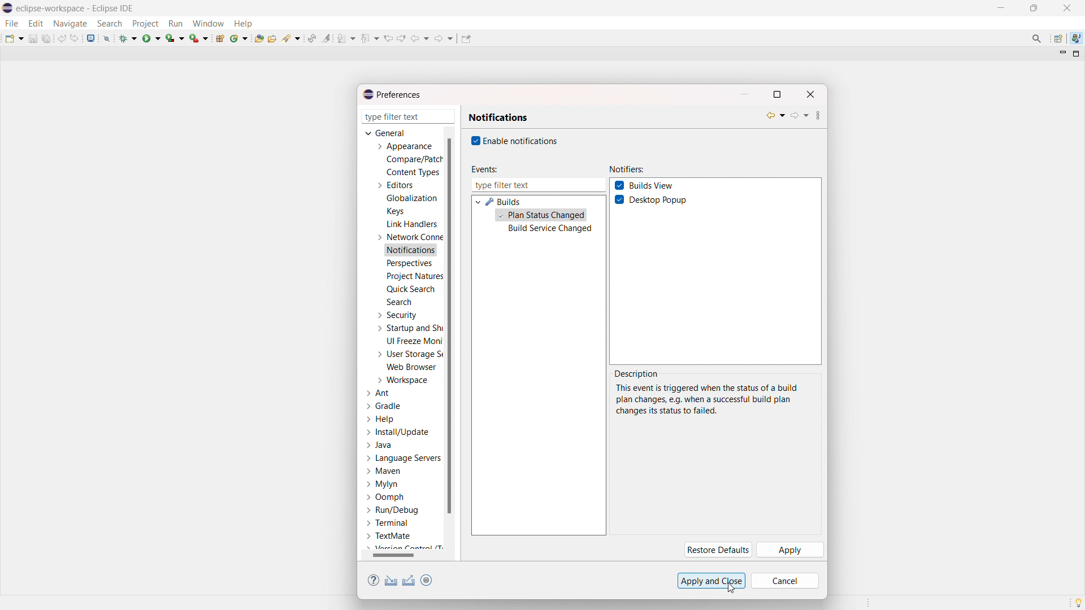  Describe the element at coordinates (399, 433) in the screenshot. I see `install/update` at that location.